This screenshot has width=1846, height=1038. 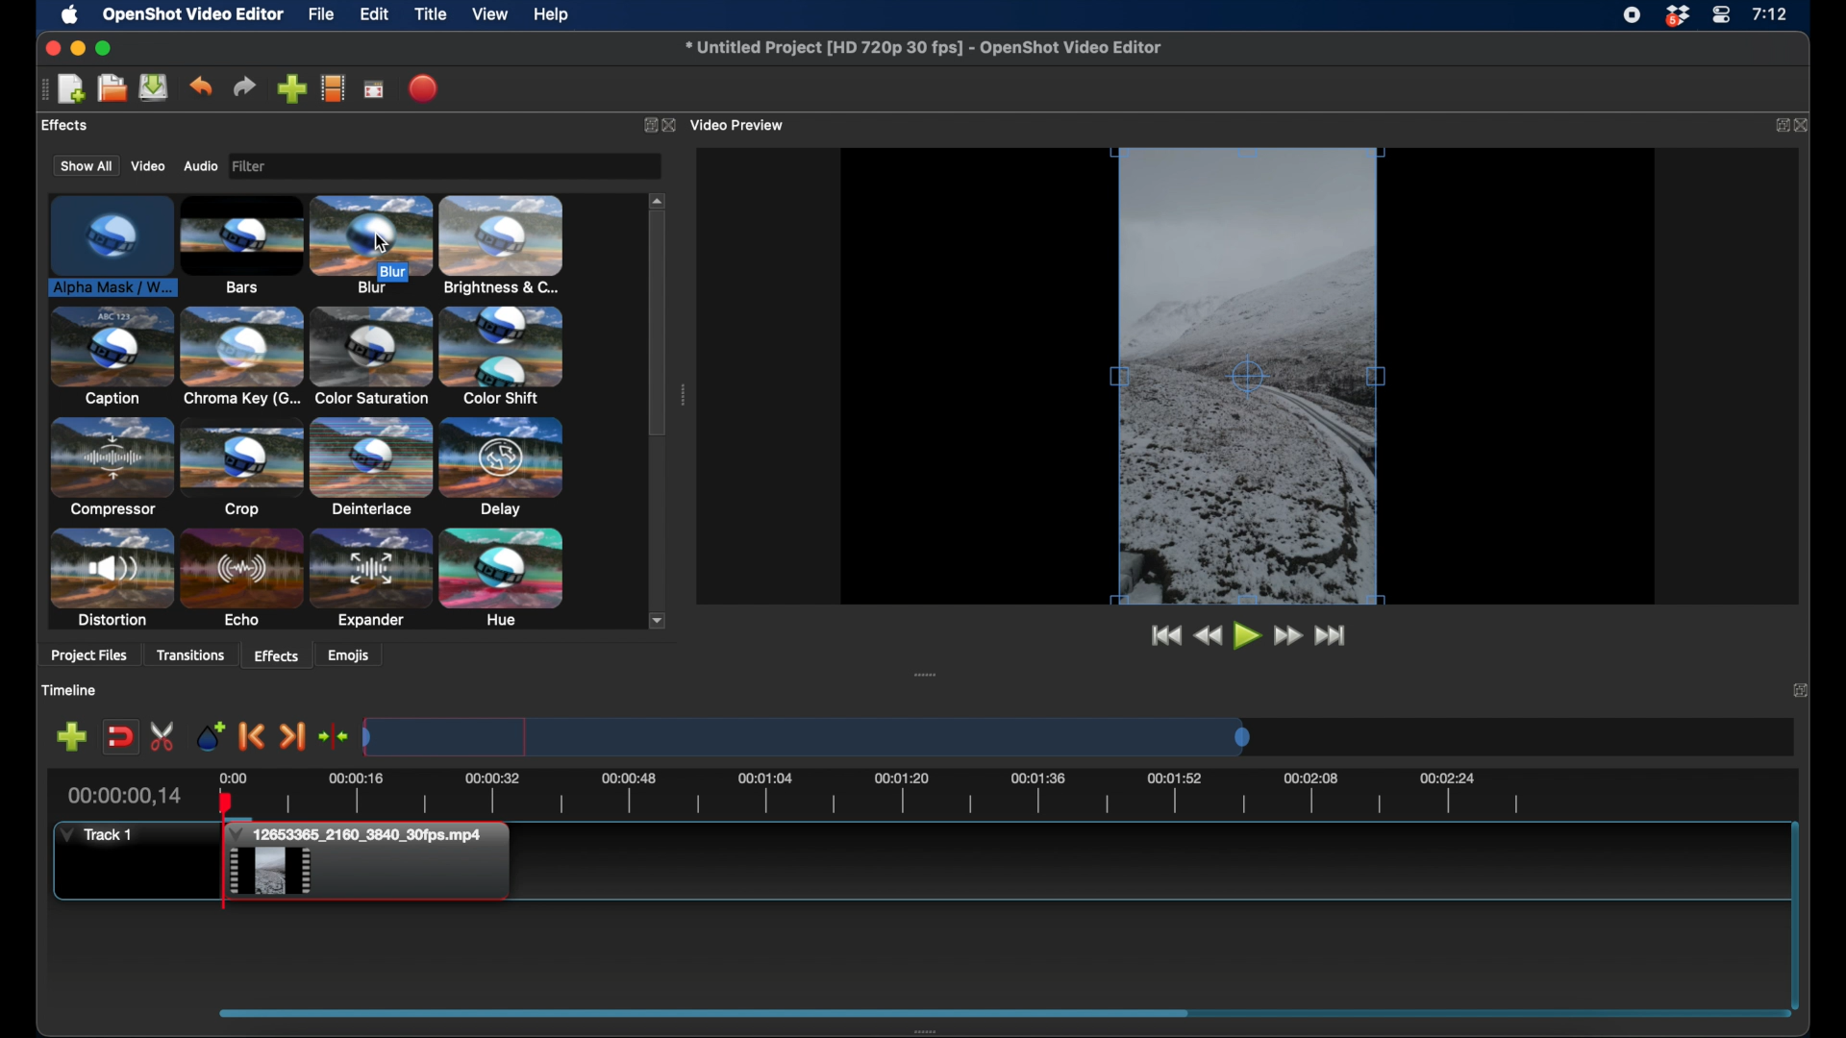 What do you see at coordinates (110, 466) in the screenshot?
I see `compressor` at bounding box center [110, 466].